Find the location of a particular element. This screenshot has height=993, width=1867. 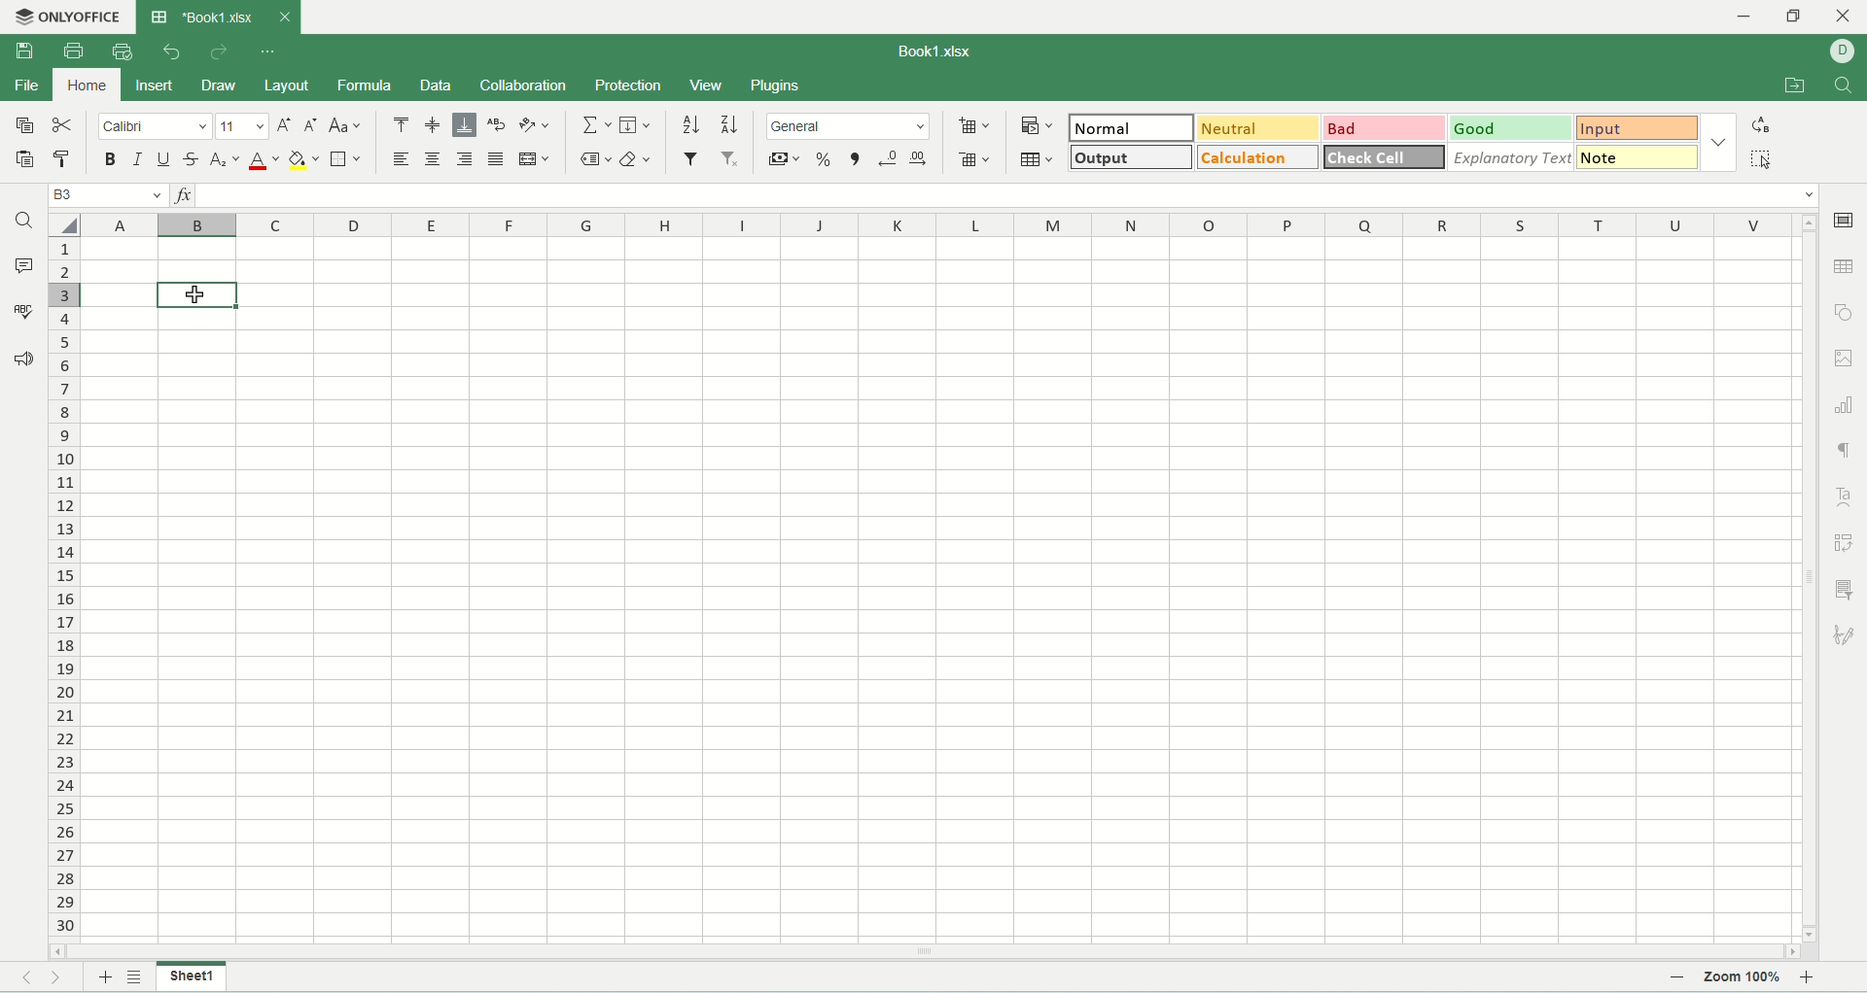

*Book1.xlsx is located at coordinates (218, 16).